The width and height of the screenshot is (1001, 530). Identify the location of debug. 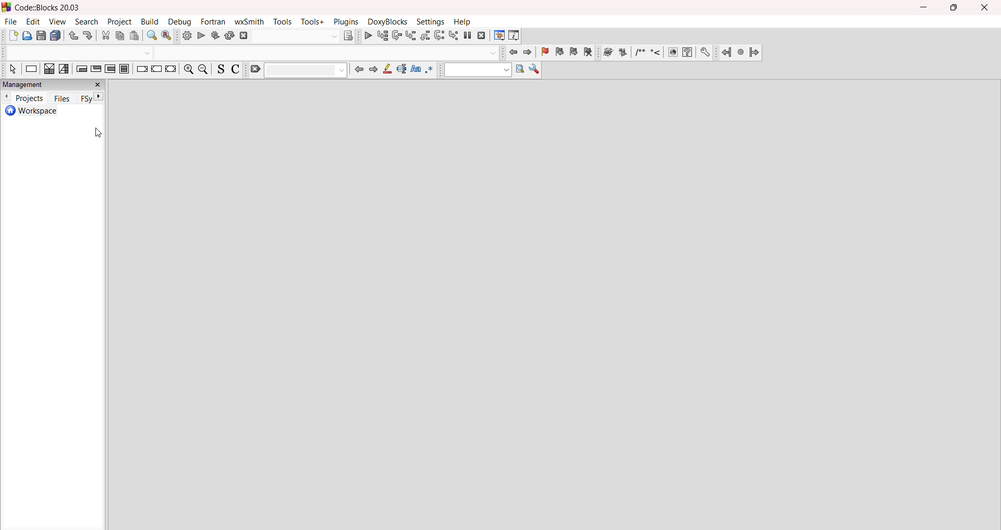
(181, 22).